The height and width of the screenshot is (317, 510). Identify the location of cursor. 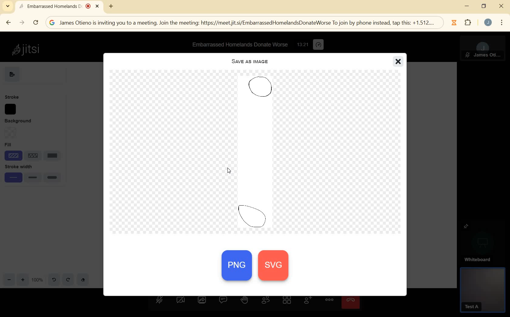
(229, 172).